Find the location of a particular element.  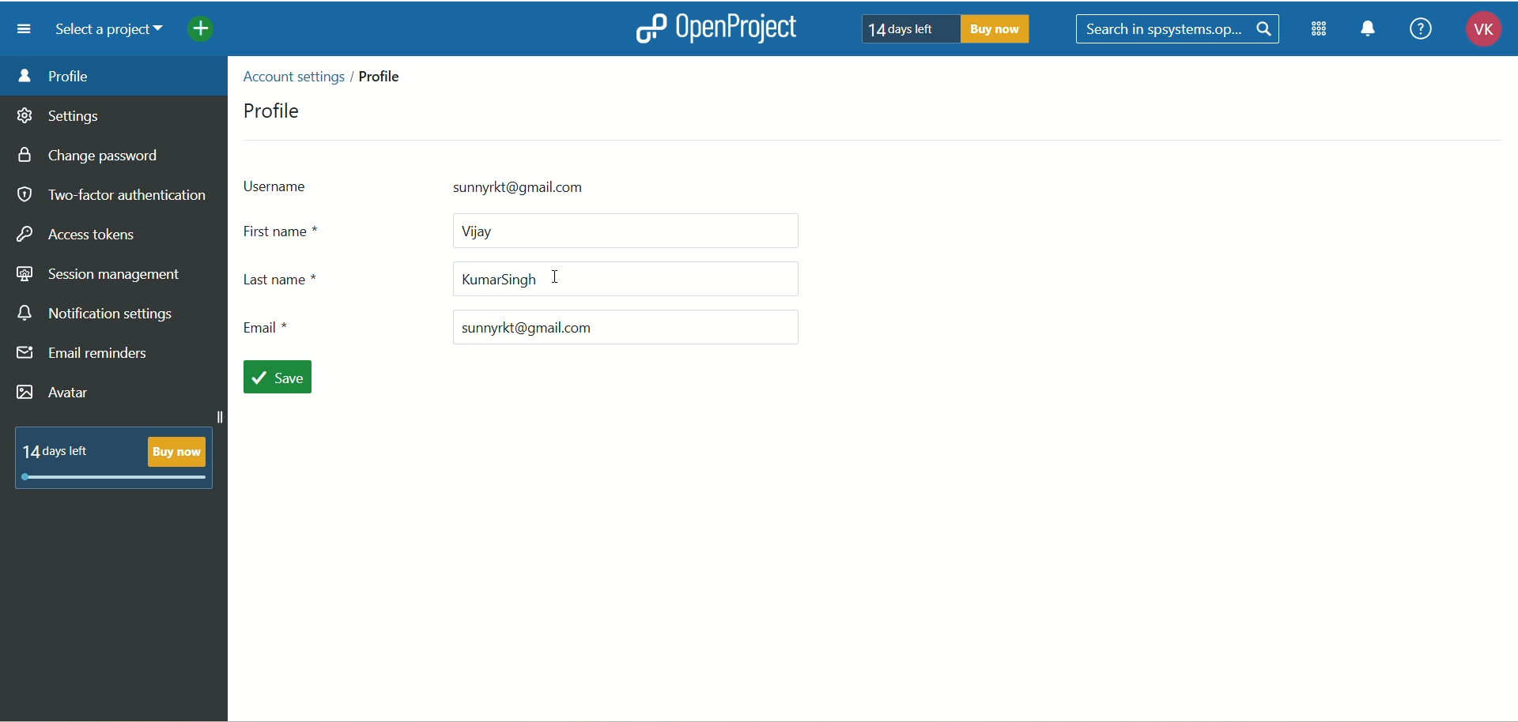

access tokens is located at coordinates (79, 232).